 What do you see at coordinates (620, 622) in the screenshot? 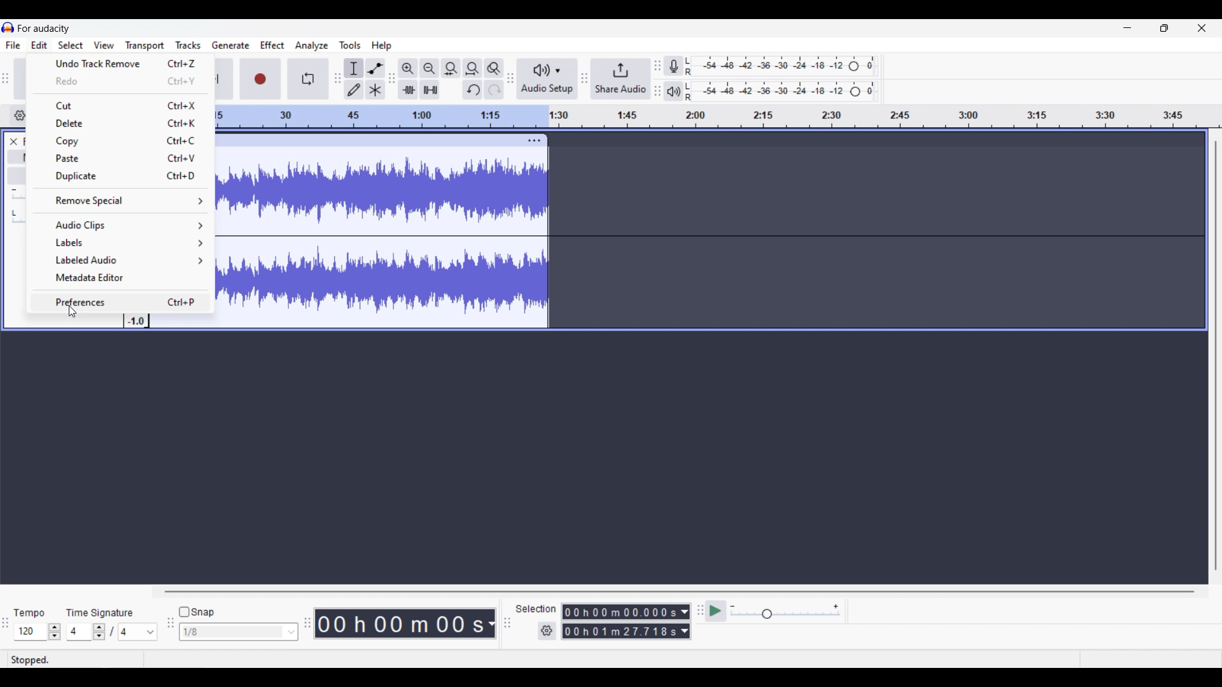
I see `Selection duration` at bounding box center [620, 622].